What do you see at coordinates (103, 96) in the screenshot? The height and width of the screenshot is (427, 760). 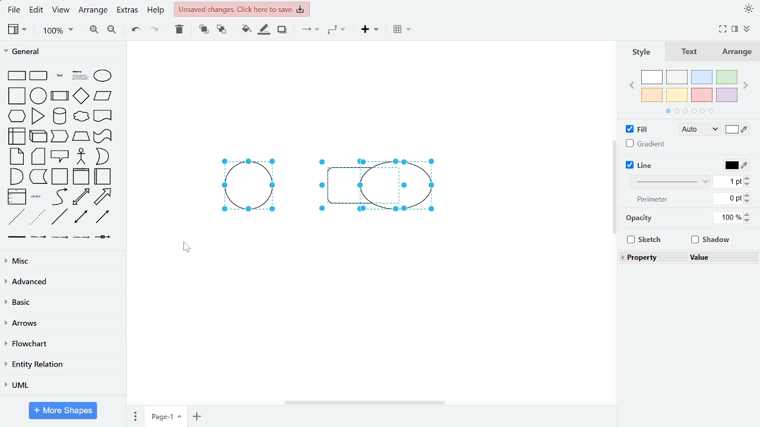 I see `parallelgram` at bounding box center [103, 96].